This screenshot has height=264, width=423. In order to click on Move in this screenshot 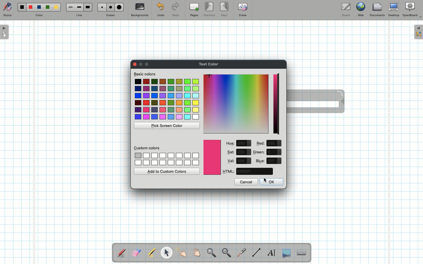, I will do `click(342, 102)`.